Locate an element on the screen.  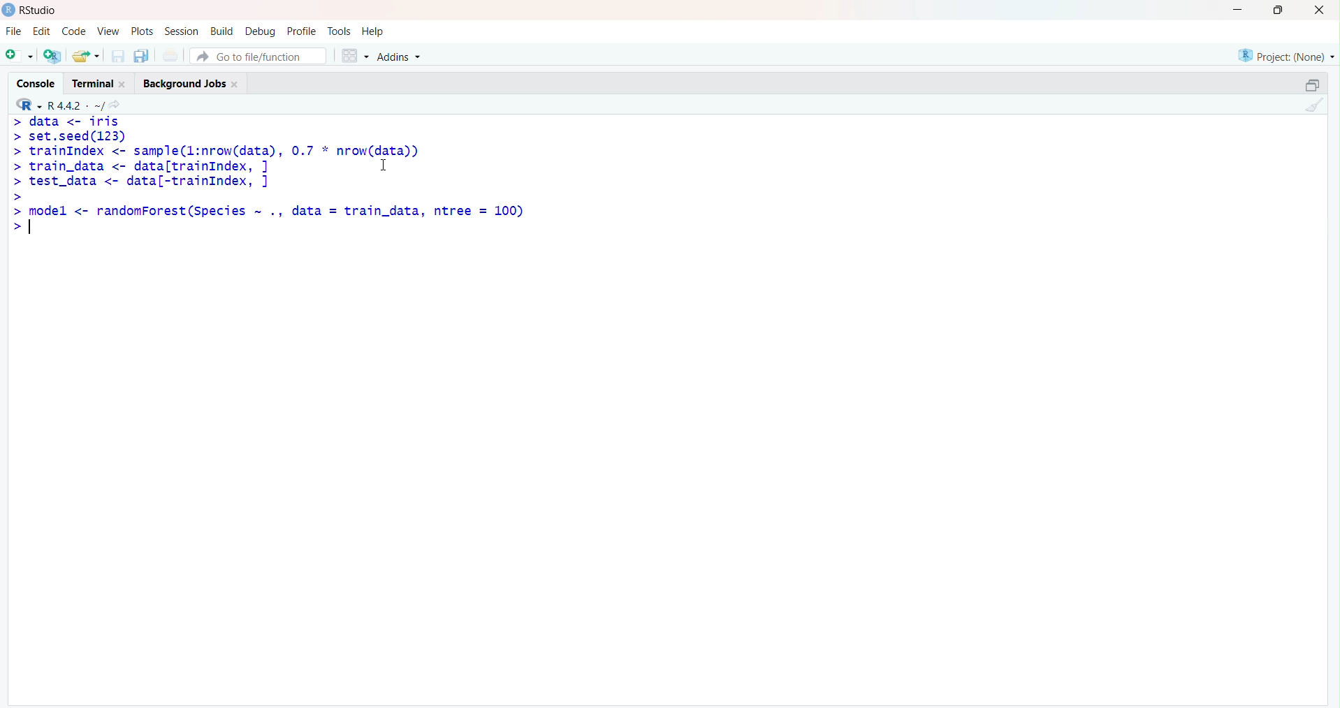
Edit is located at coordinates (42, 29).